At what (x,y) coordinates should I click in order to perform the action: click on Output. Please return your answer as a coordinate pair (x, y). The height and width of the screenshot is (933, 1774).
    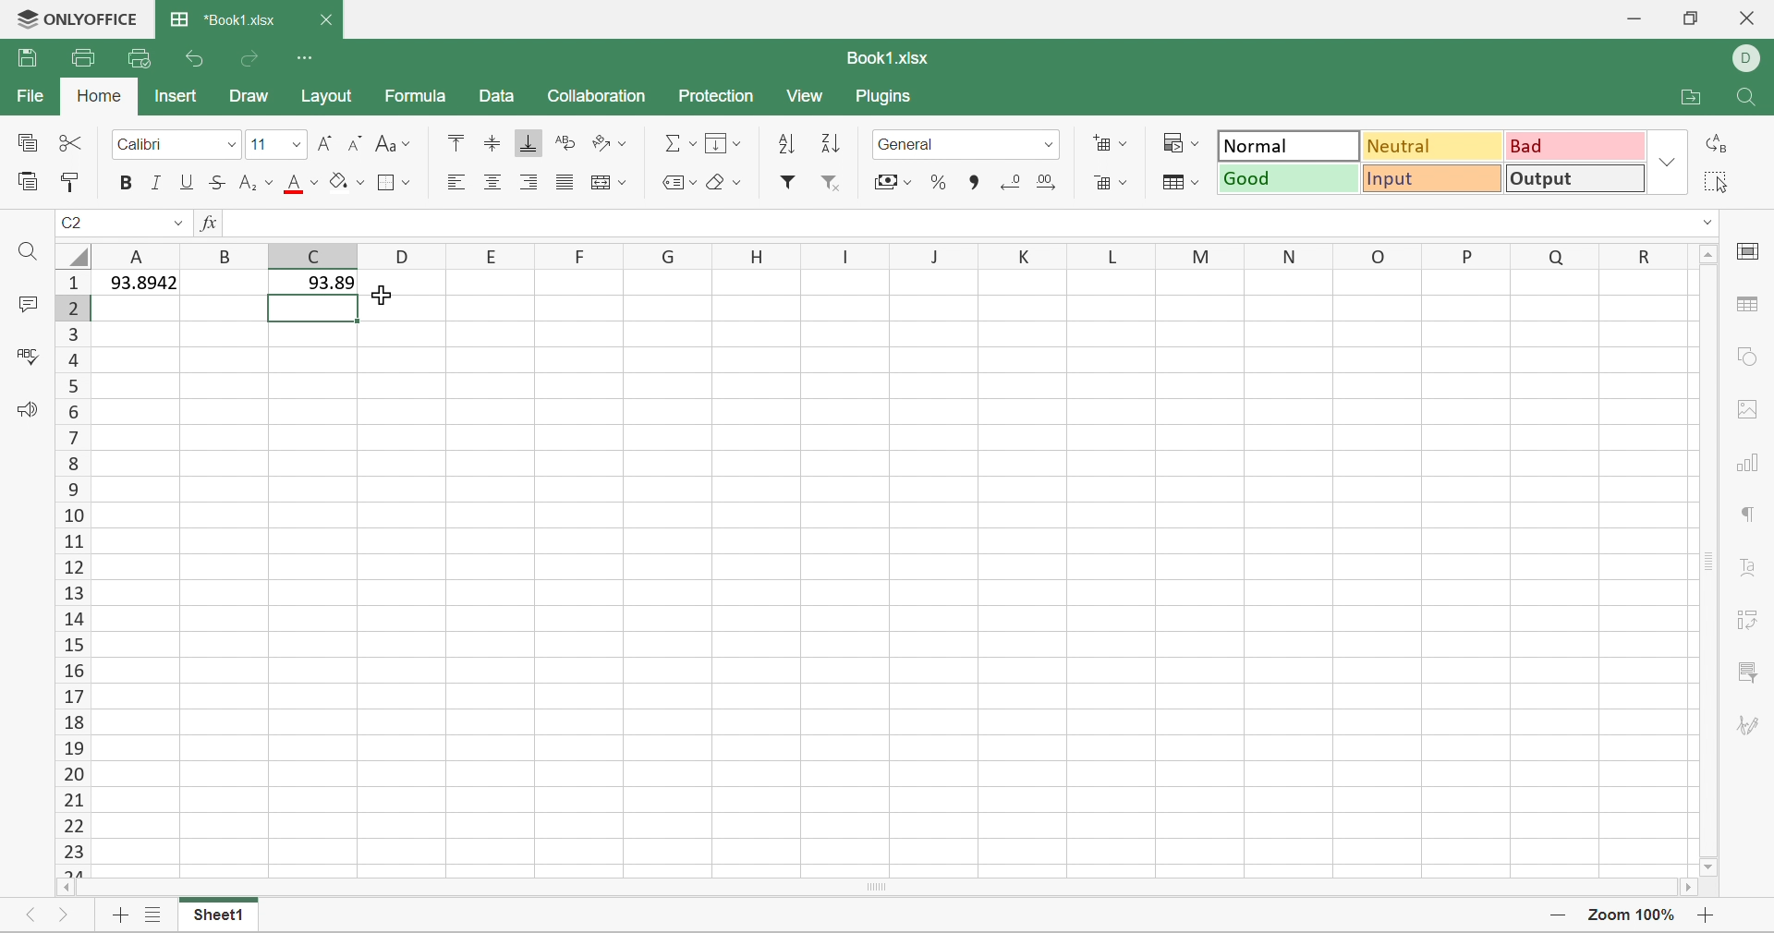
    Looking at the image, I should click on (1574, 178).